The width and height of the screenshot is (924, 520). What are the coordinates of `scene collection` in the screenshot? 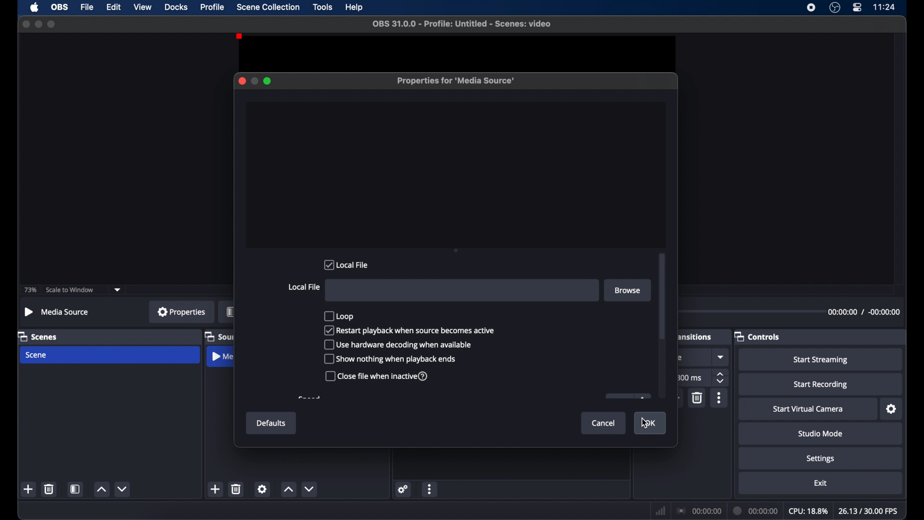 It's located at (268, 7).